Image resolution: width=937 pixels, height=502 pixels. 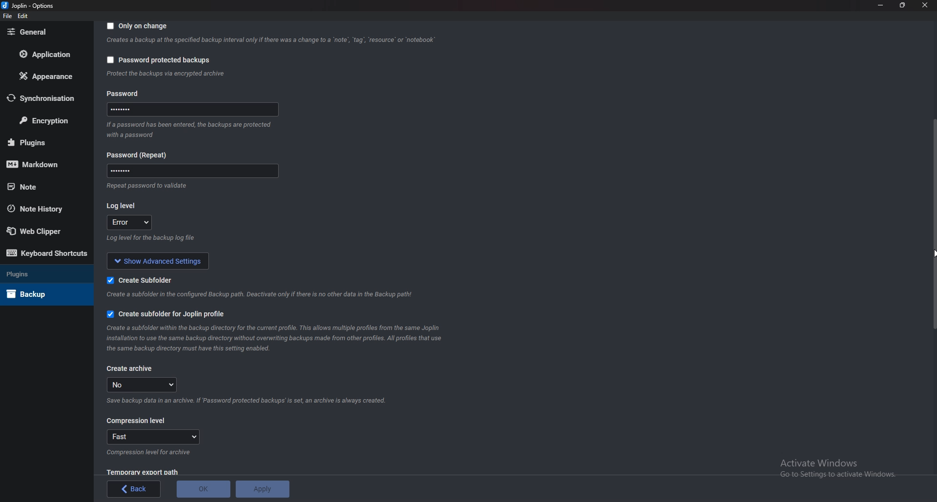 What do you see at coordinates (154, 437) in the screenshot?
I see `fast` at bounding box center [154, 437].